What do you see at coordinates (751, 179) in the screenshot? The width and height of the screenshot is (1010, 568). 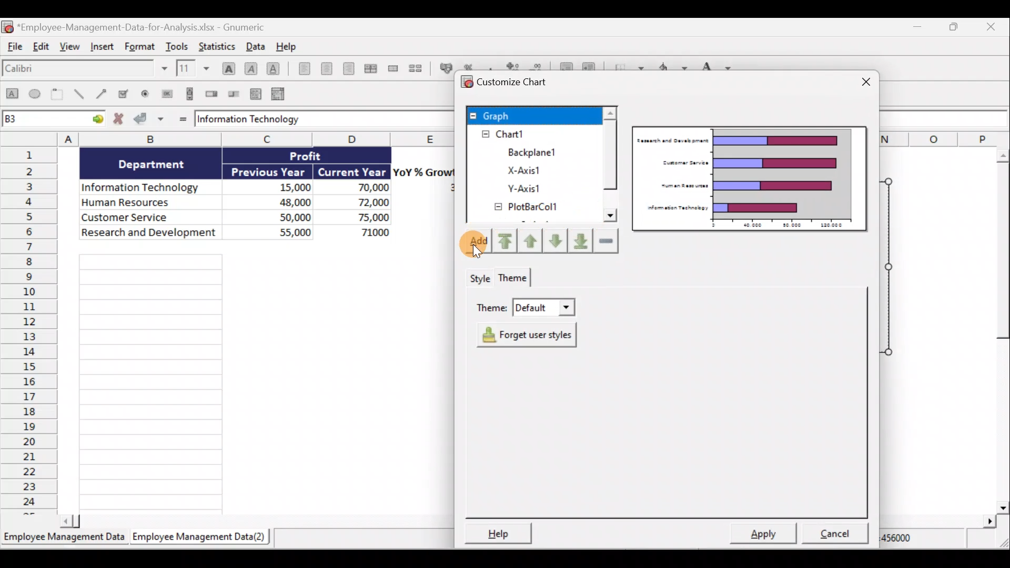 I see `Preview` at bounding box center [751, 179].